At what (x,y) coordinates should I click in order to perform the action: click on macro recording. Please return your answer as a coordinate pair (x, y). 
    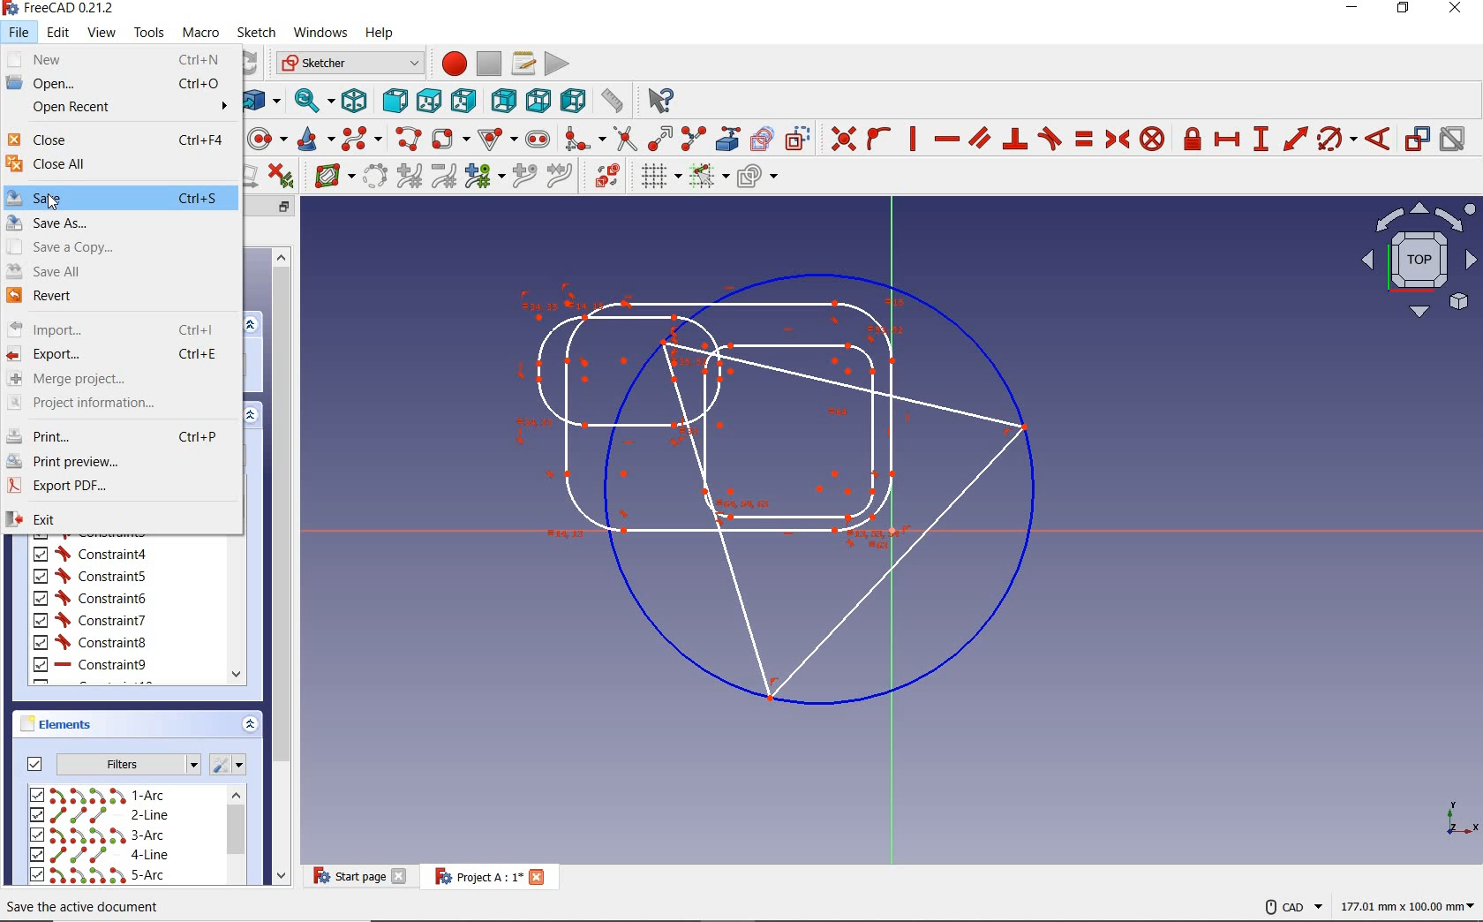
    Looking at the image, I should click on (448, 63).